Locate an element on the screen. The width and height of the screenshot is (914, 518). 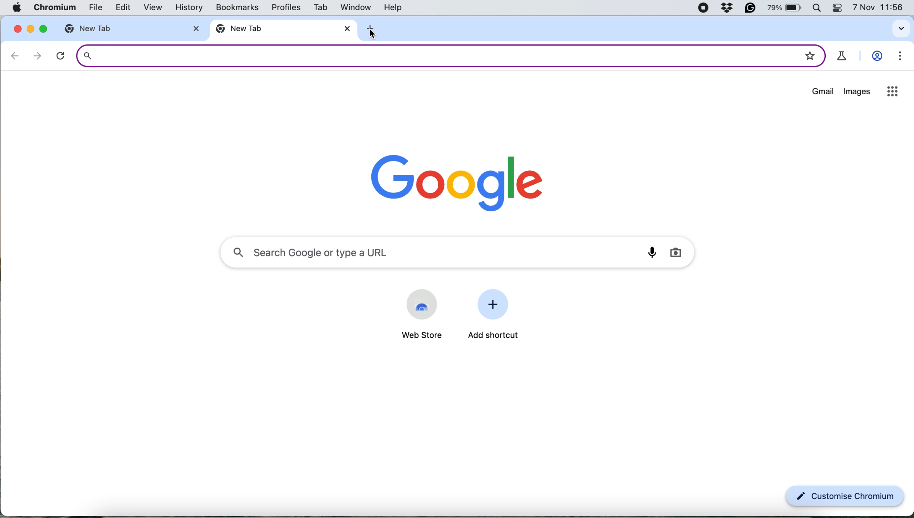
spotlight search is located at coordinates (820, 8).